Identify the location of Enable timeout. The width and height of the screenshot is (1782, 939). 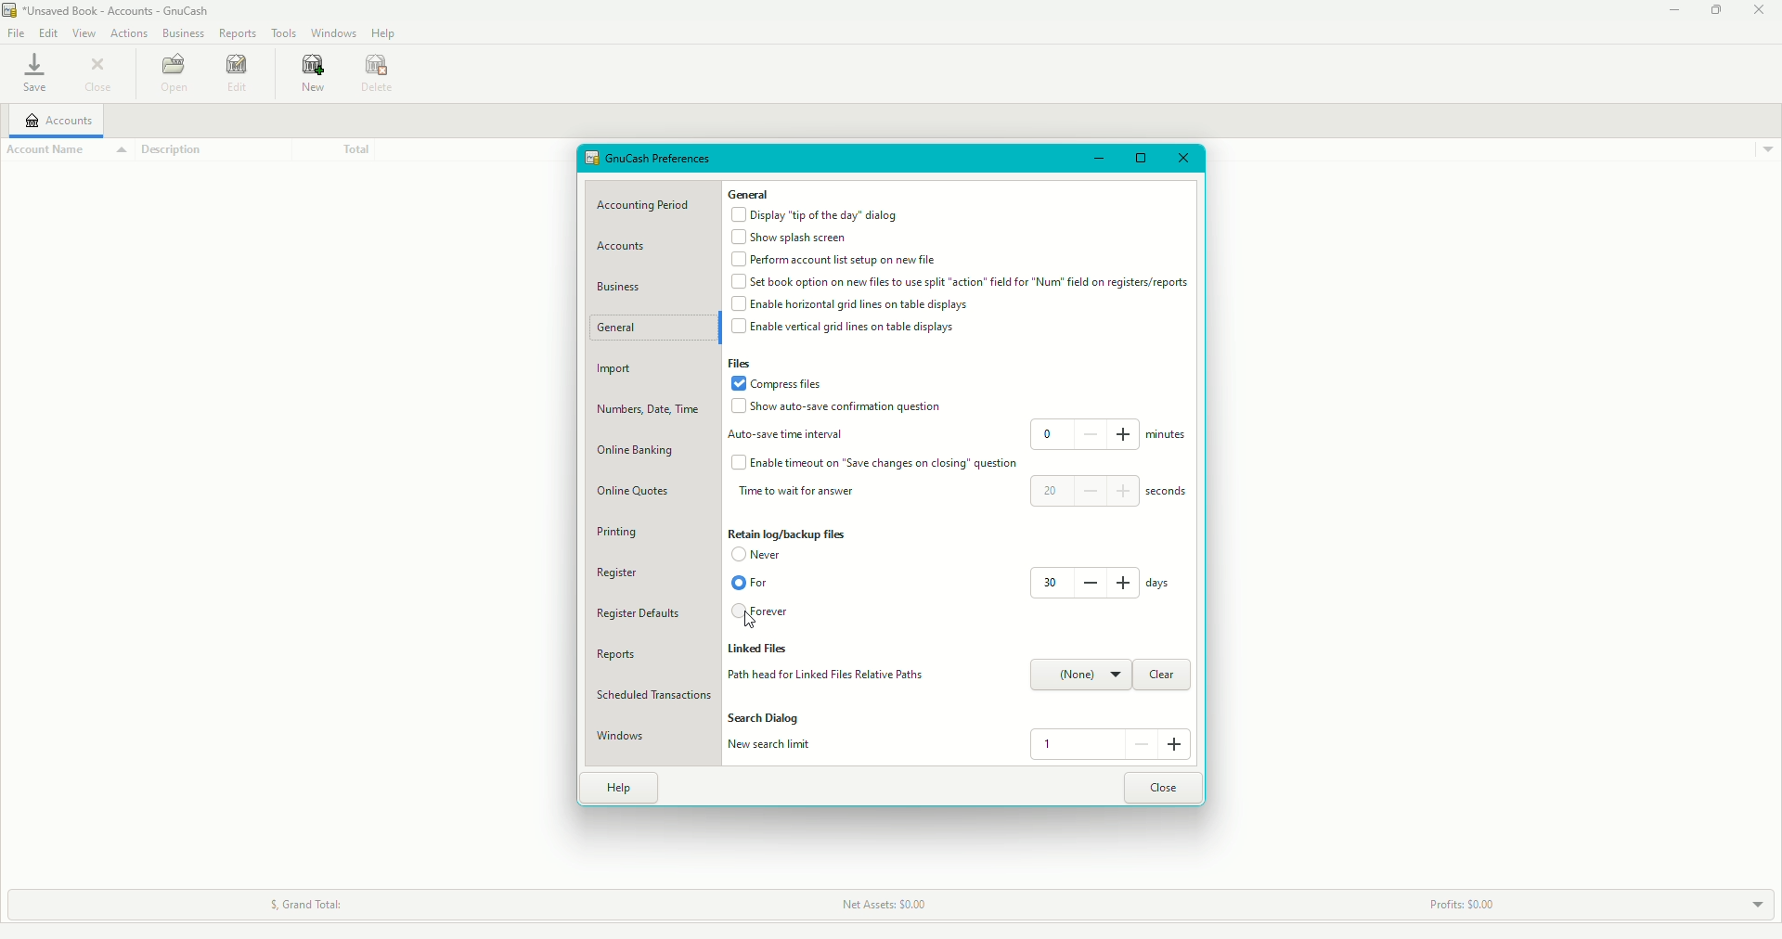
(878, 463).